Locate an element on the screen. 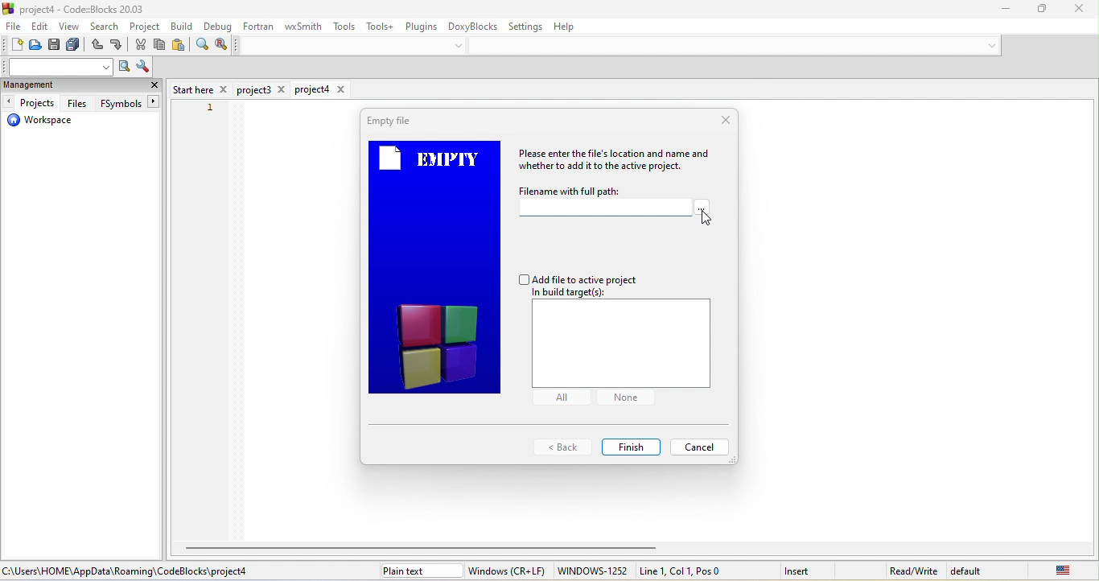 The image size is (1099, 581). default is located at coordinates (972, 570).